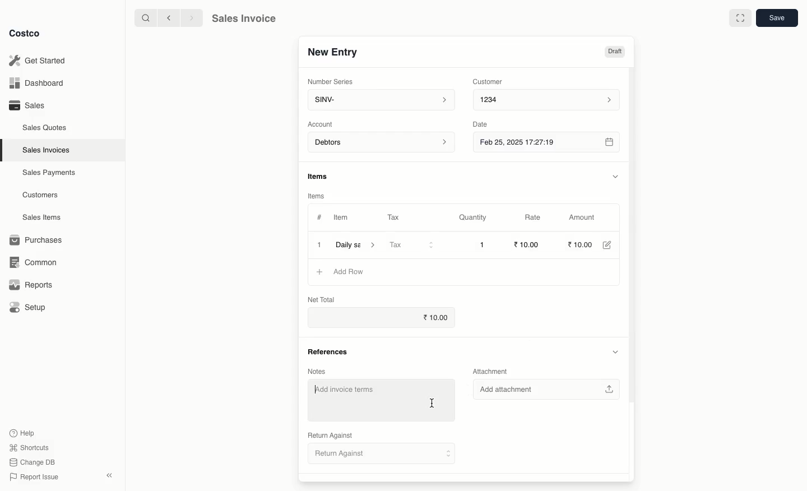 The image size is (807, 491). Describe the element at coordinates (616, 176) in the screenshot. I see `Hide` at that location.